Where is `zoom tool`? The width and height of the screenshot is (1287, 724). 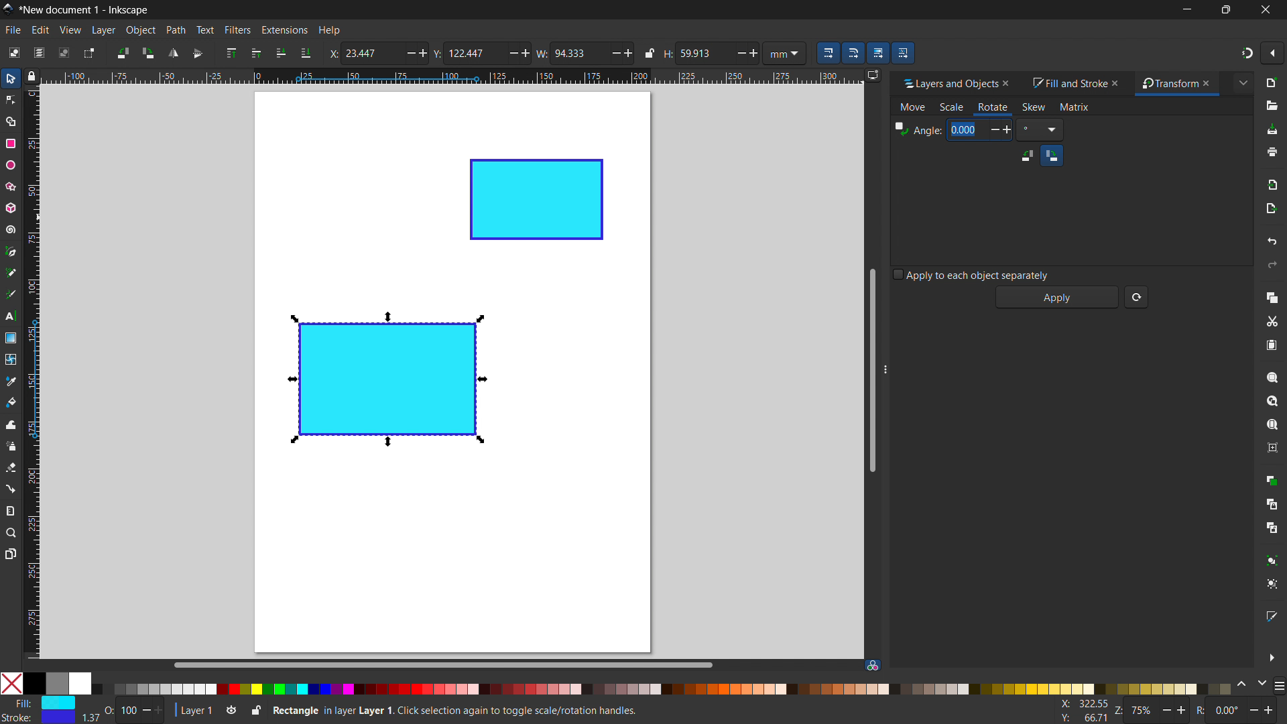
zoom tool is located at coordinates (11, 532).